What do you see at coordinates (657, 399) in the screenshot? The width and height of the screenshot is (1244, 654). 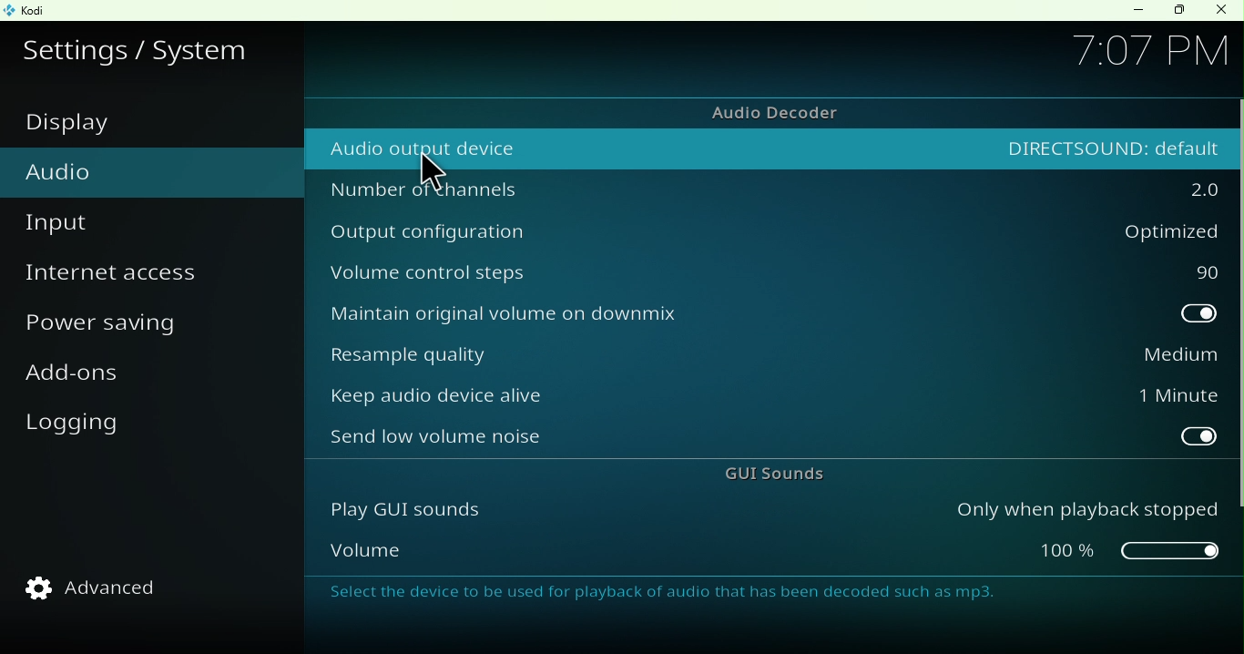 I see `Keep audio device alive` at bounding box center [657, 399].